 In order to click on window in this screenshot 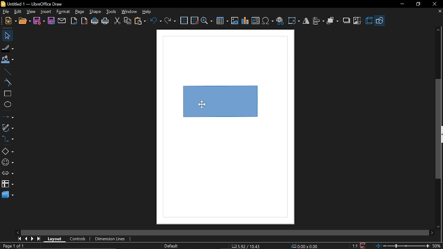, I will do `click(129, 12)`.